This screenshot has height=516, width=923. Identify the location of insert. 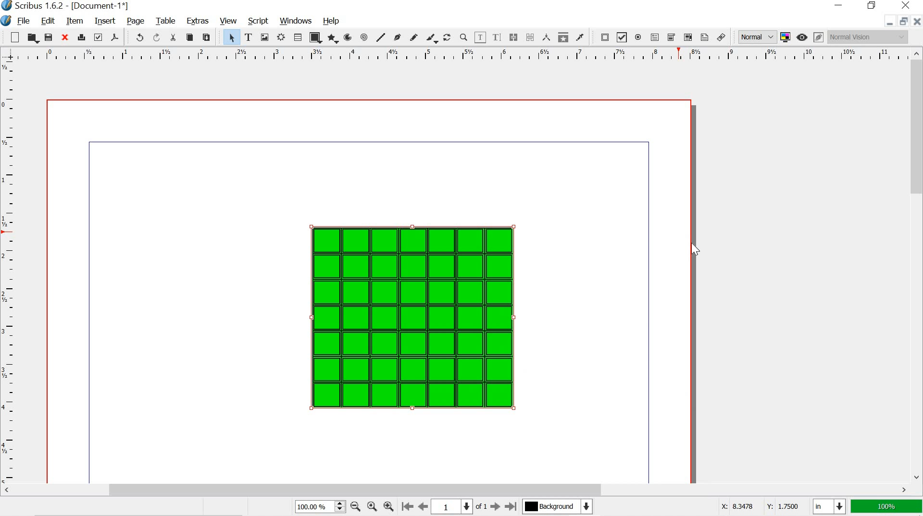
(104, 20).